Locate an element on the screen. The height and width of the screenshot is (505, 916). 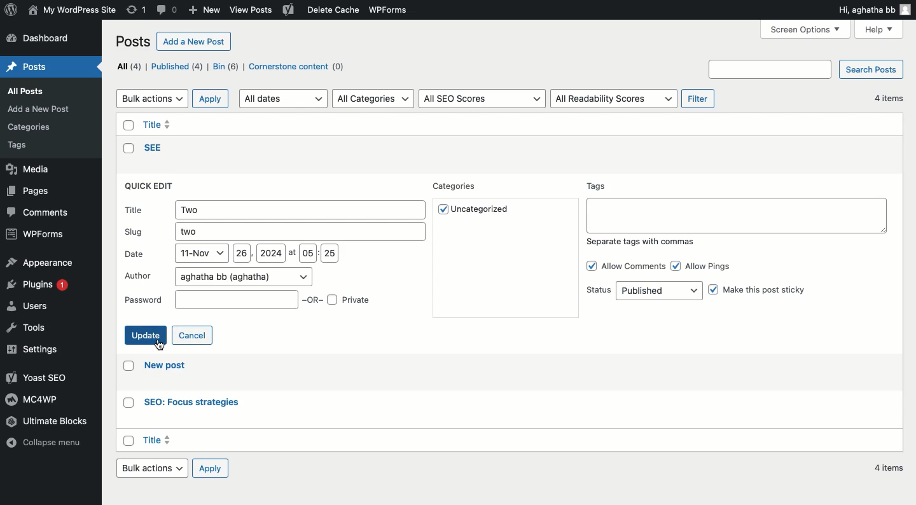
Checkbox is located at coordinates (127, 149).